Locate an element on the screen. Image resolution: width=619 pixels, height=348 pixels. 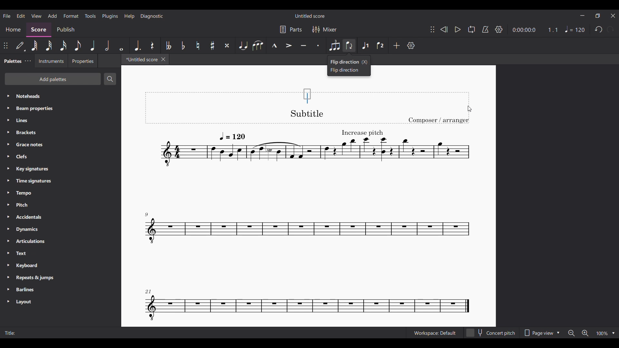
Flip direction (X) Flip direction is located at coordinates (349, 65).